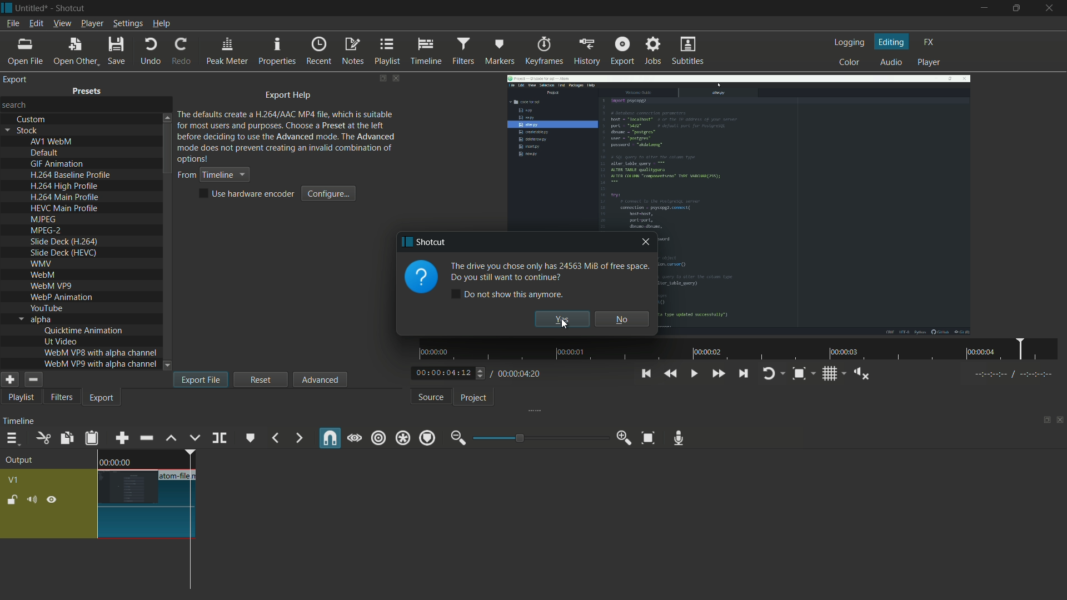  Describe the element at coordinates (72, 175) in the screenshot. I see `h.264 baseline profile` at that location.